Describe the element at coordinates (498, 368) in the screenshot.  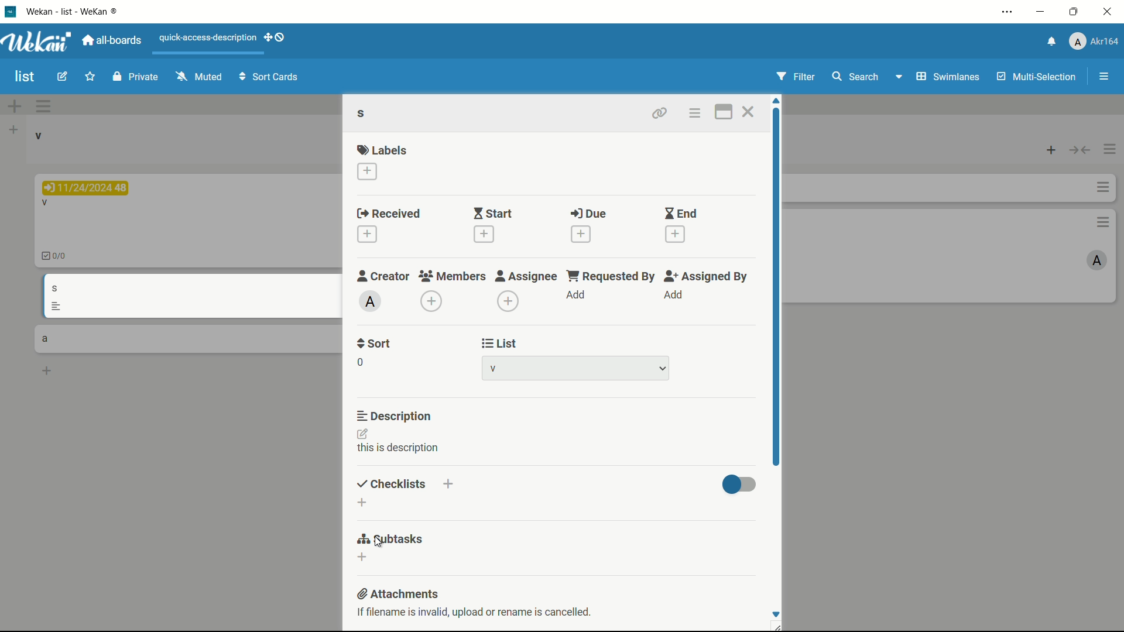
I see `list-1` at that location.